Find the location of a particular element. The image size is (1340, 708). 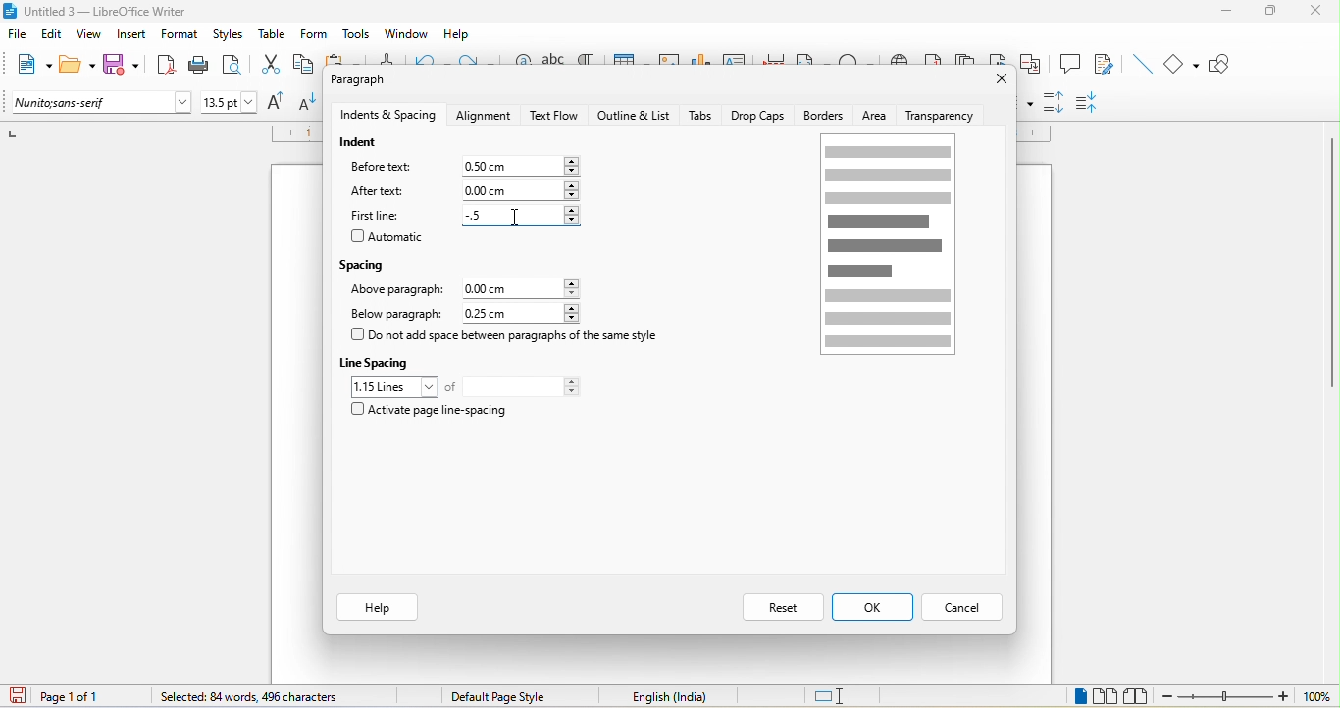

automatic is located at coordinates (398, 239).